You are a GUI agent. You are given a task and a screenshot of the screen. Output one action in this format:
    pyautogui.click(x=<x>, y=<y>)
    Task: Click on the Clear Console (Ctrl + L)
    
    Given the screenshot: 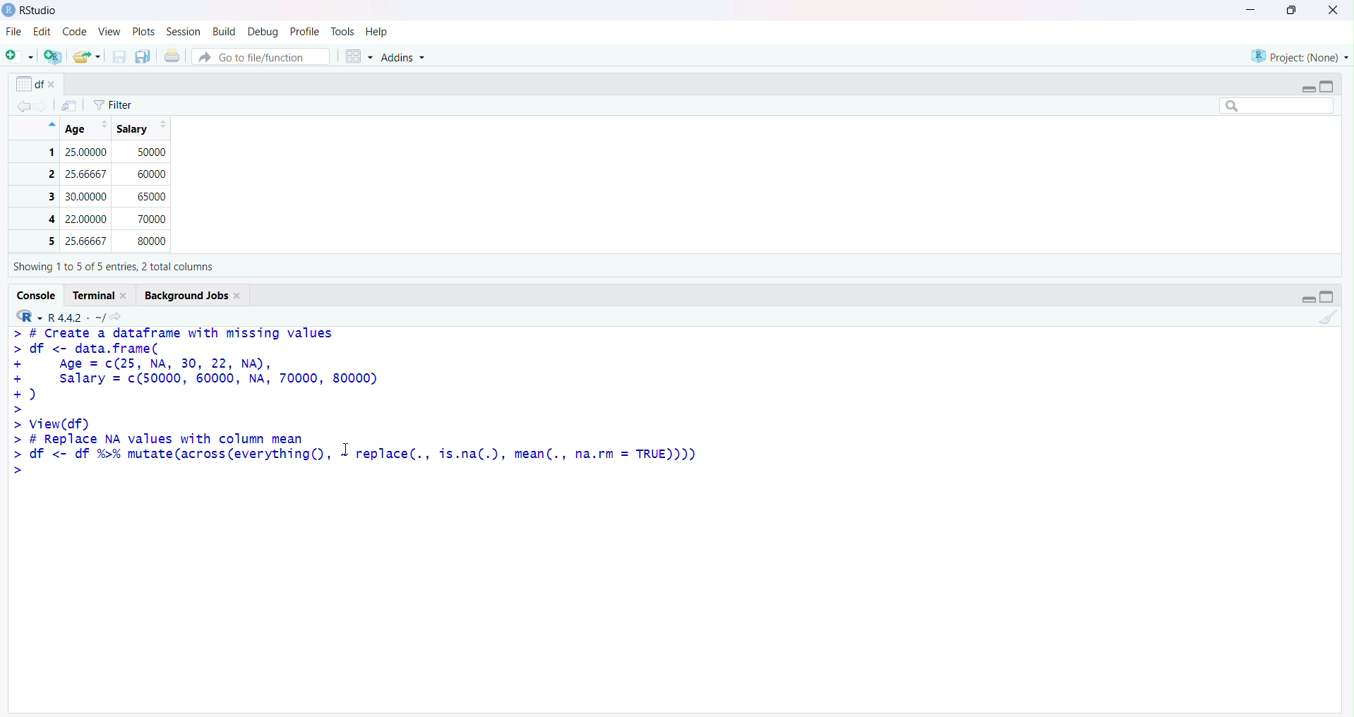 What is the action you would take?
    pyautogui.click(x=1334, y=318)
    